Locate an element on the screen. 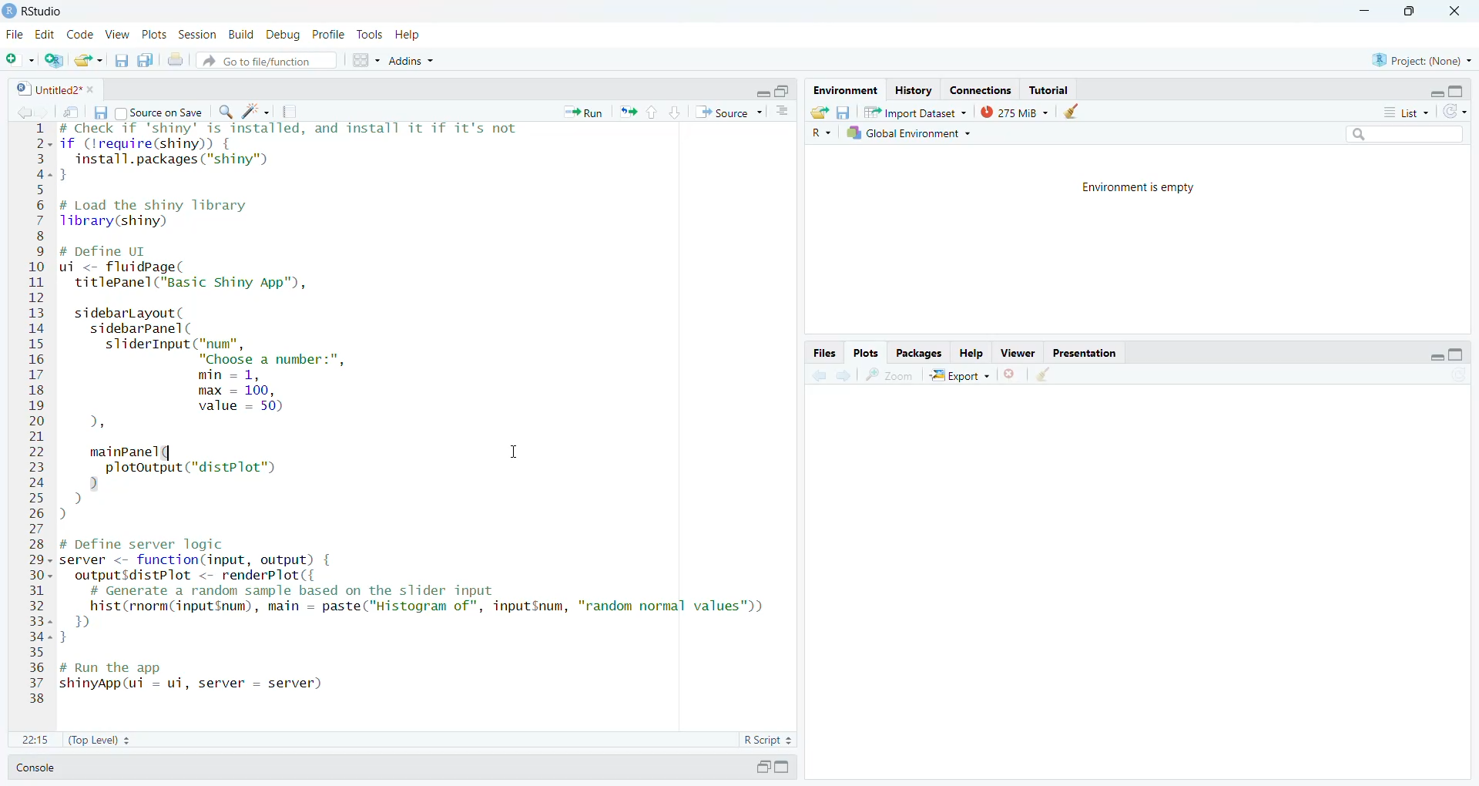  Presentation is located at coordinates (1082, 353).